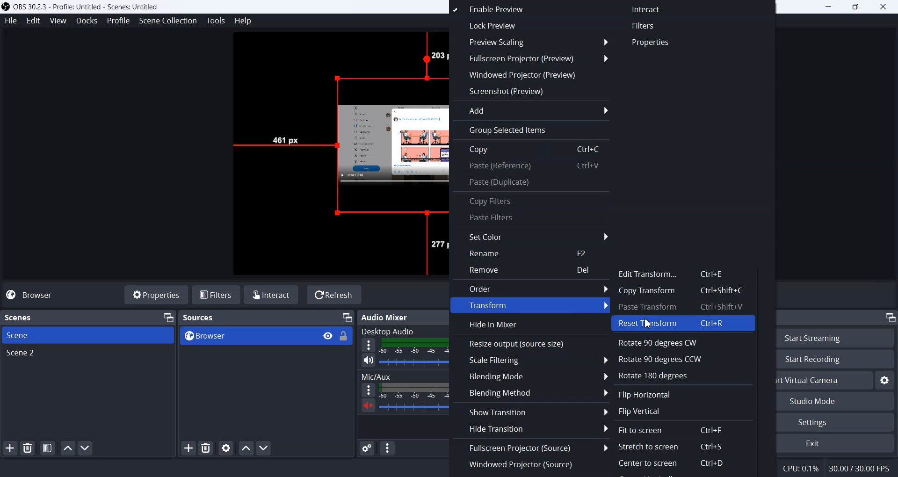  What do you see at coordinates (651, 43) in the screenshot?
I see `Properties` at bounding box center [651, 43].